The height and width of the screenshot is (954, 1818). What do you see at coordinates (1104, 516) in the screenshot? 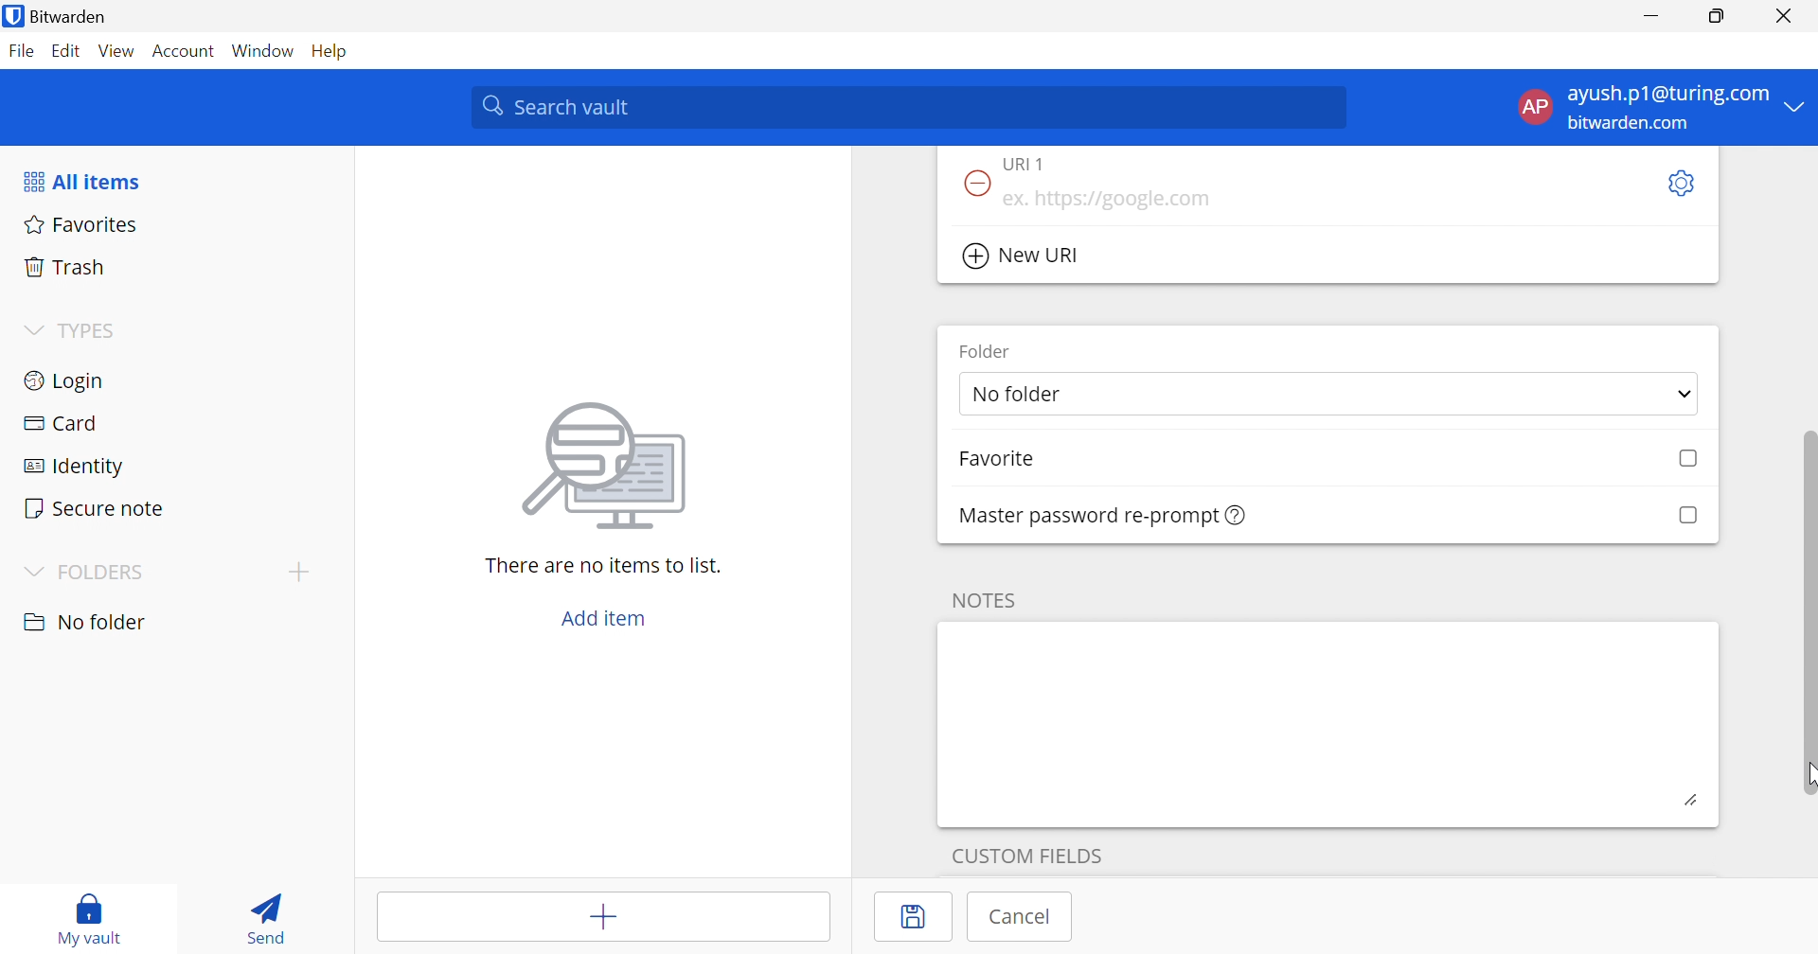
I see `Master password re-prompt` at bounding box center [1104, 516].